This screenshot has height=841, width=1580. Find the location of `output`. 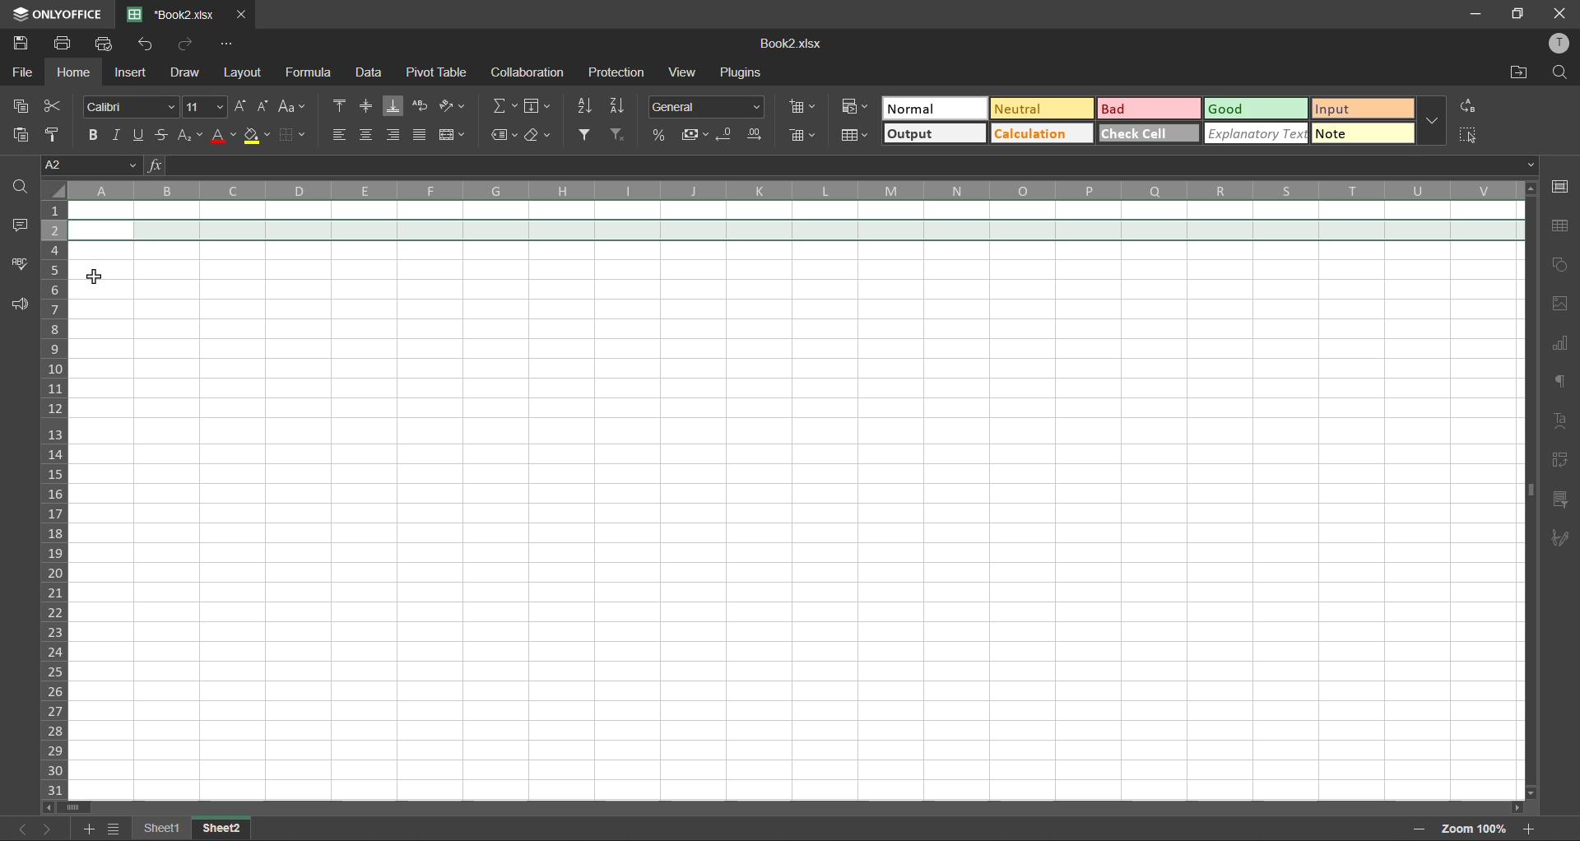

output is located at coordinates (936, 133).